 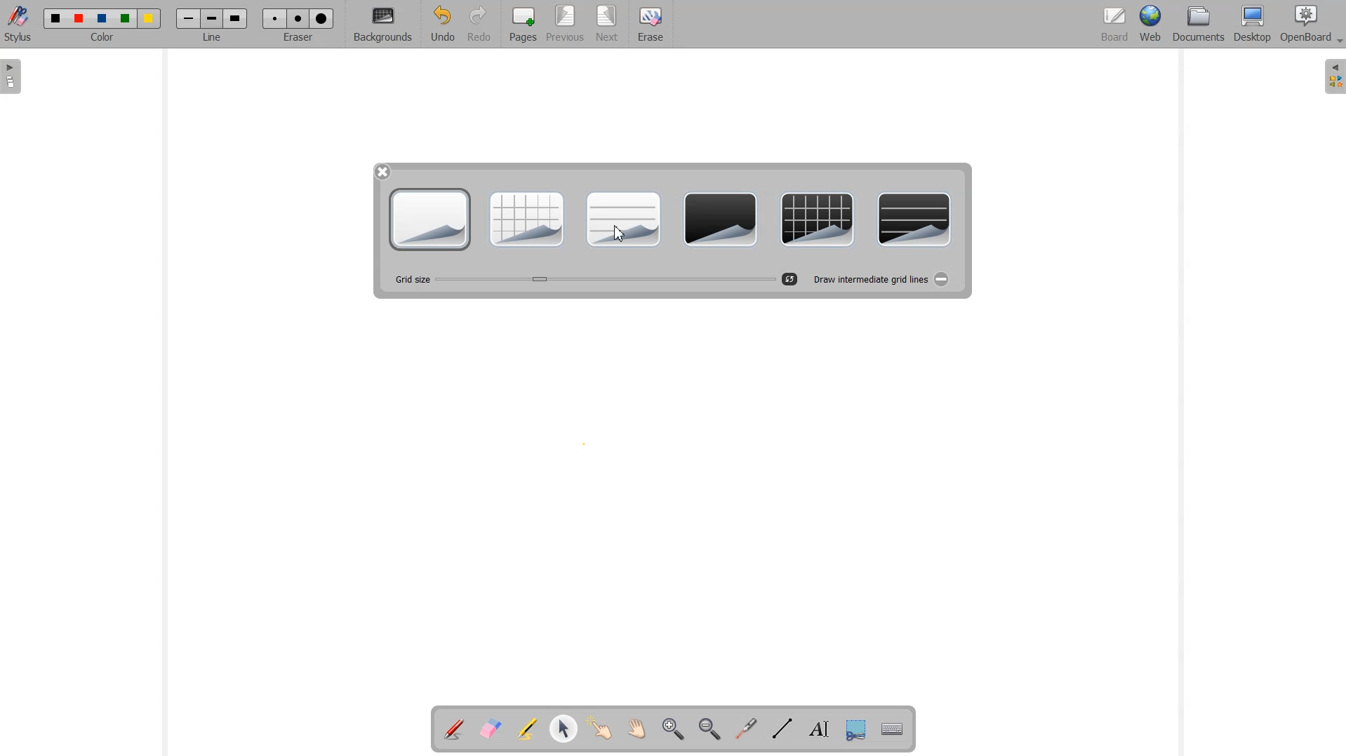 I want to click on Background, so click(x=384, y=25).